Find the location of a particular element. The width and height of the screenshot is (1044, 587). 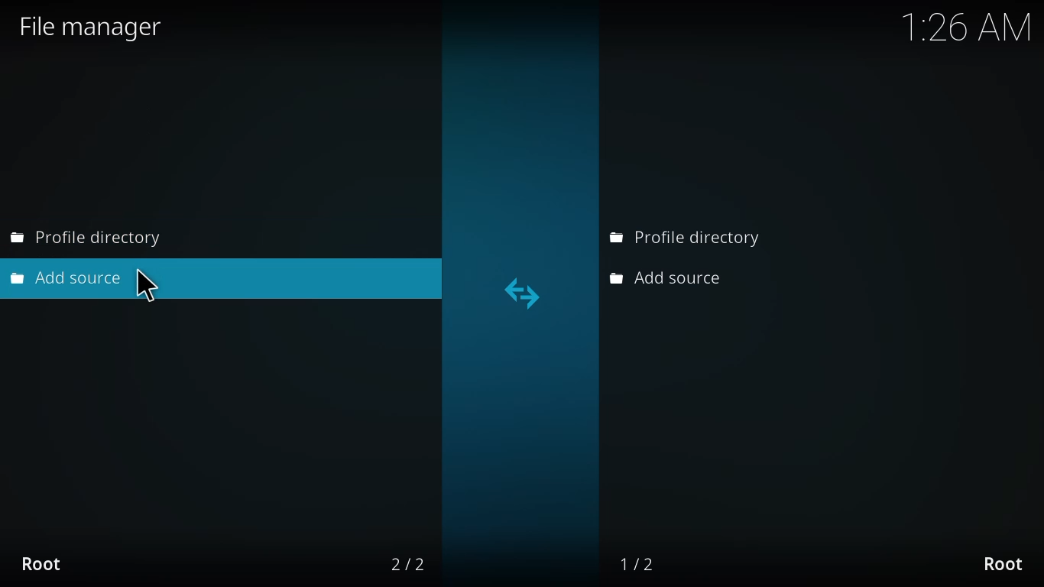

2/2 is located at coordinates (405, 565).